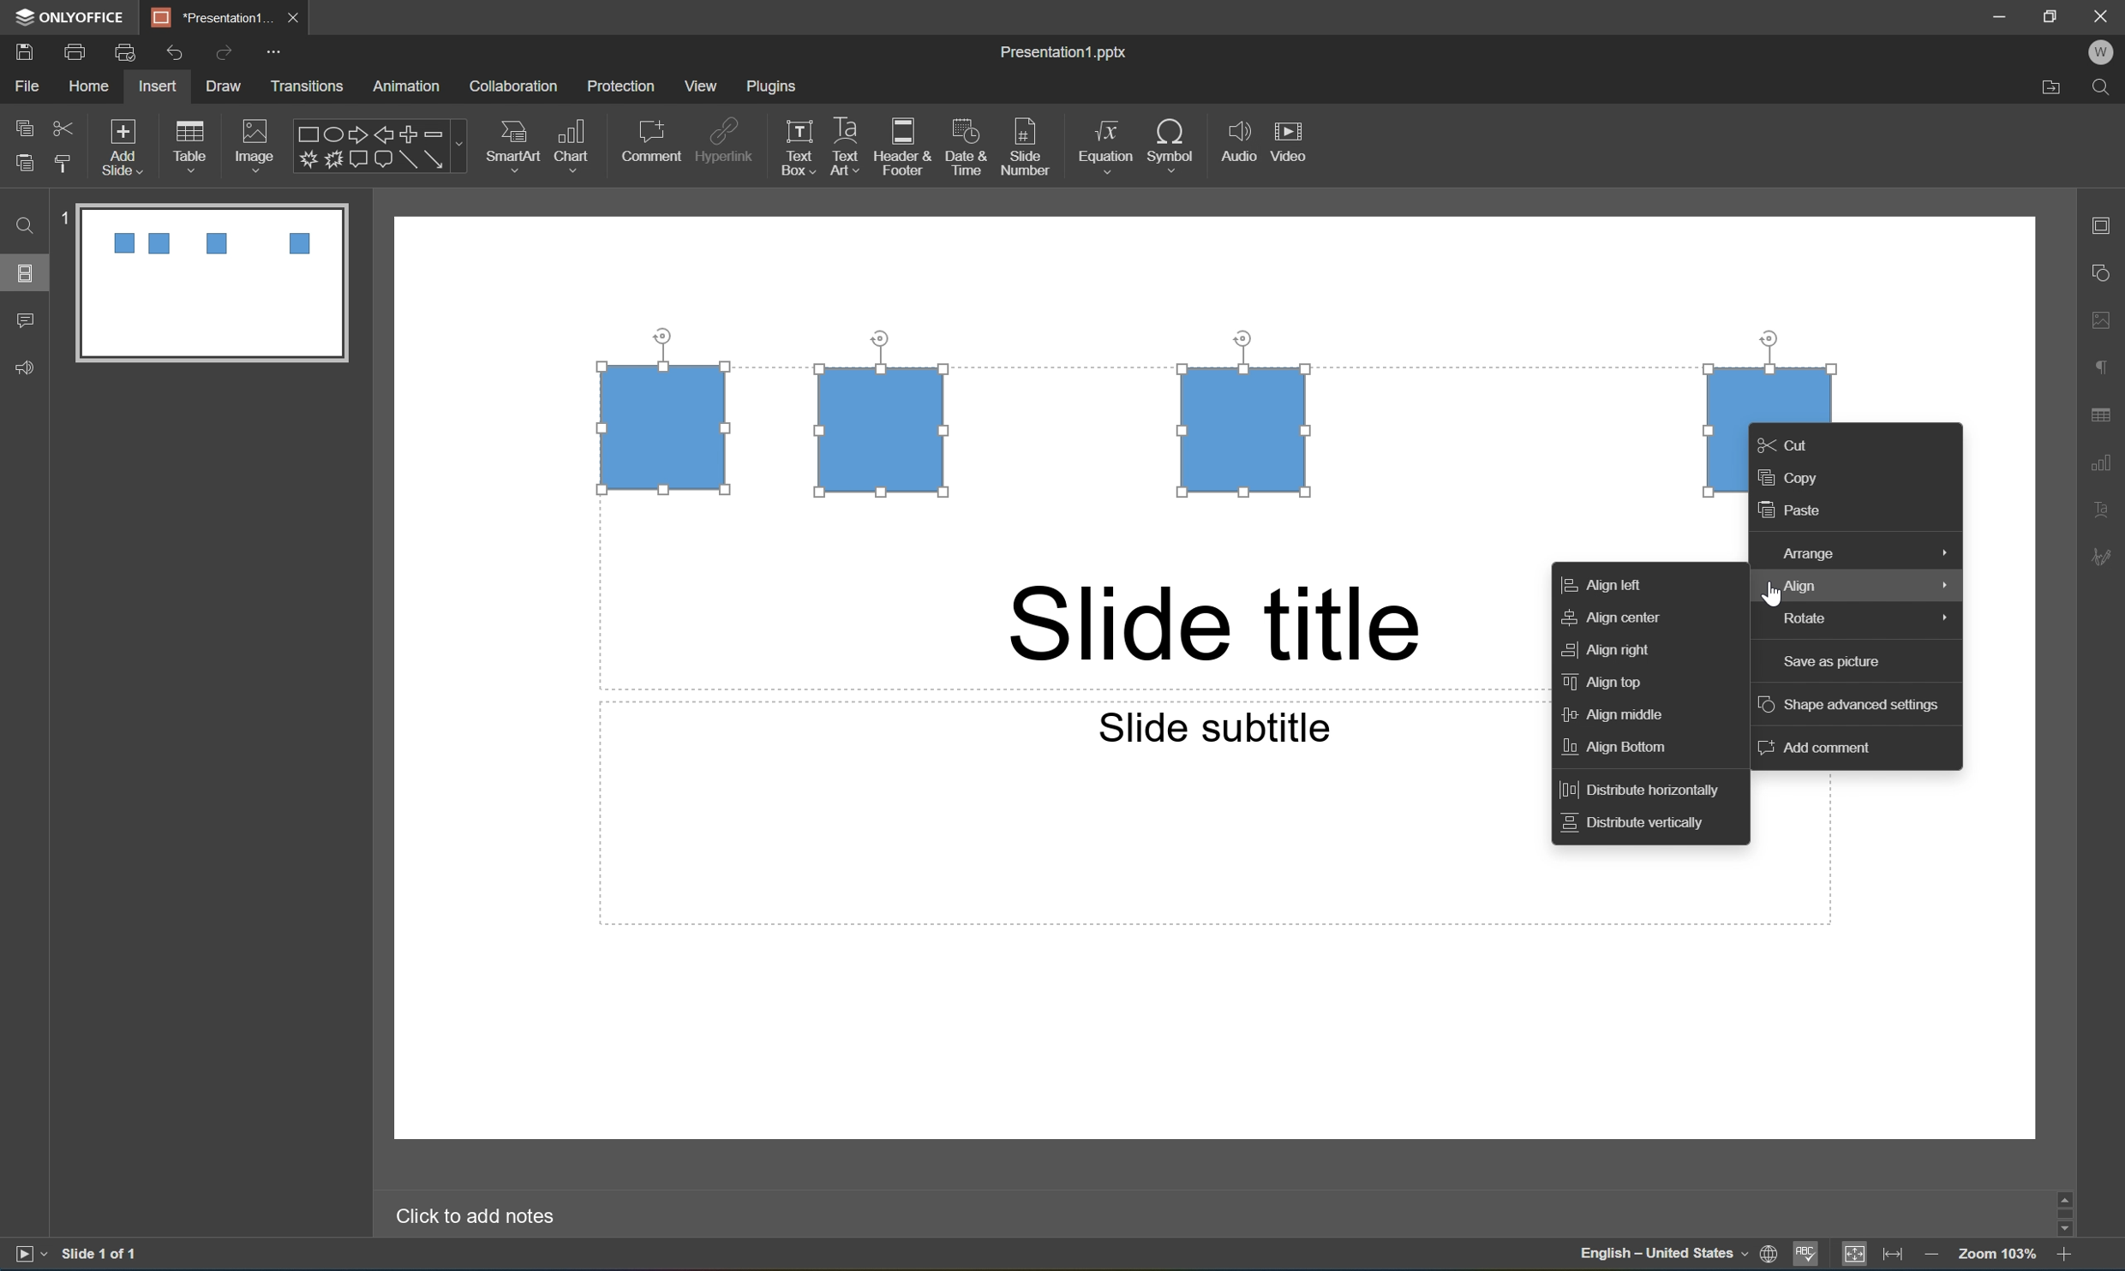  What do you see at coordinates (2108, 366) in the screenshot?
I see `paragraph settings` at bounding box center [2108, 366].